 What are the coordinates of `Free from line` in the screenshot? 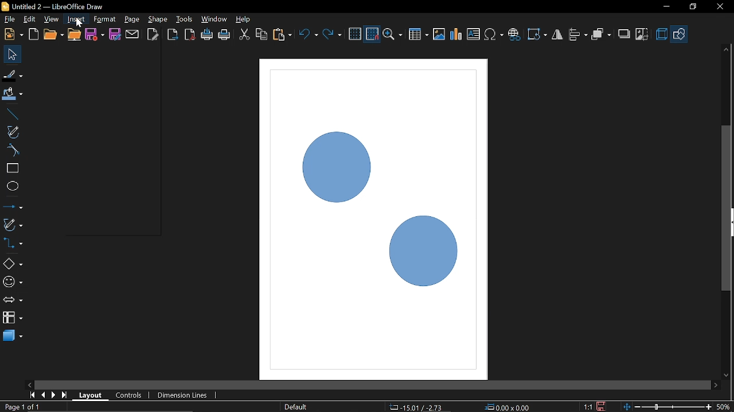 It's located at (13, 132).